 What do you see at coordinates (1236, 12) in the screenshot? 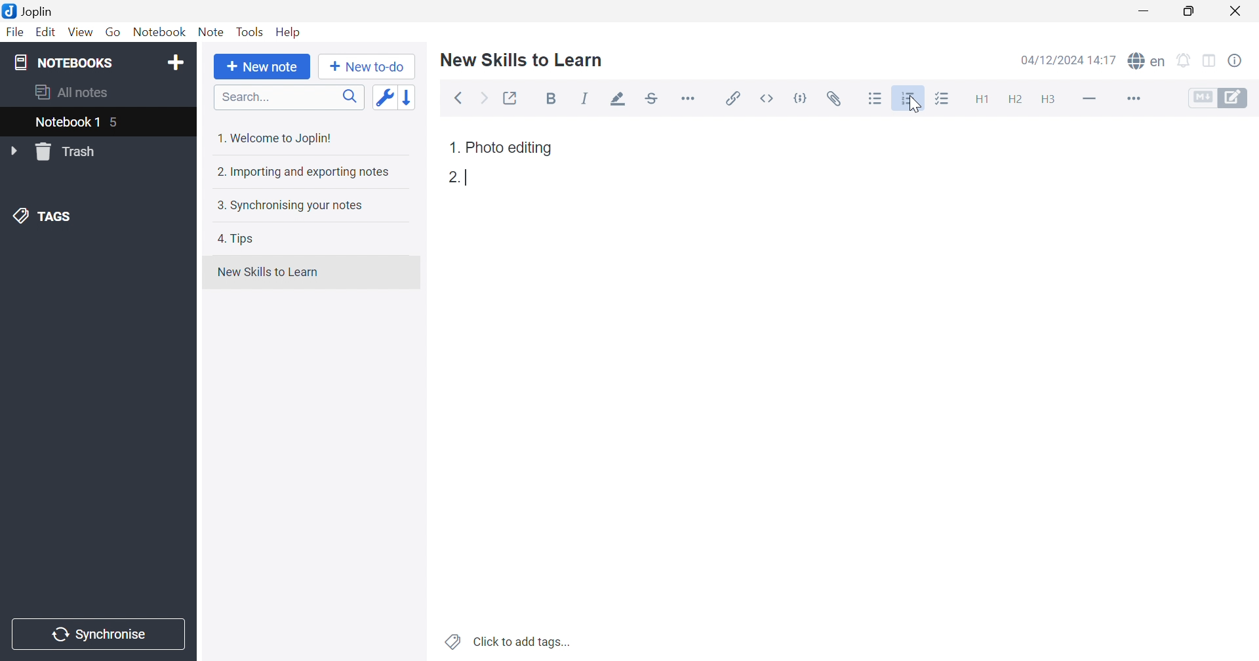
I see `Close` at bounding box center [1236, 12].